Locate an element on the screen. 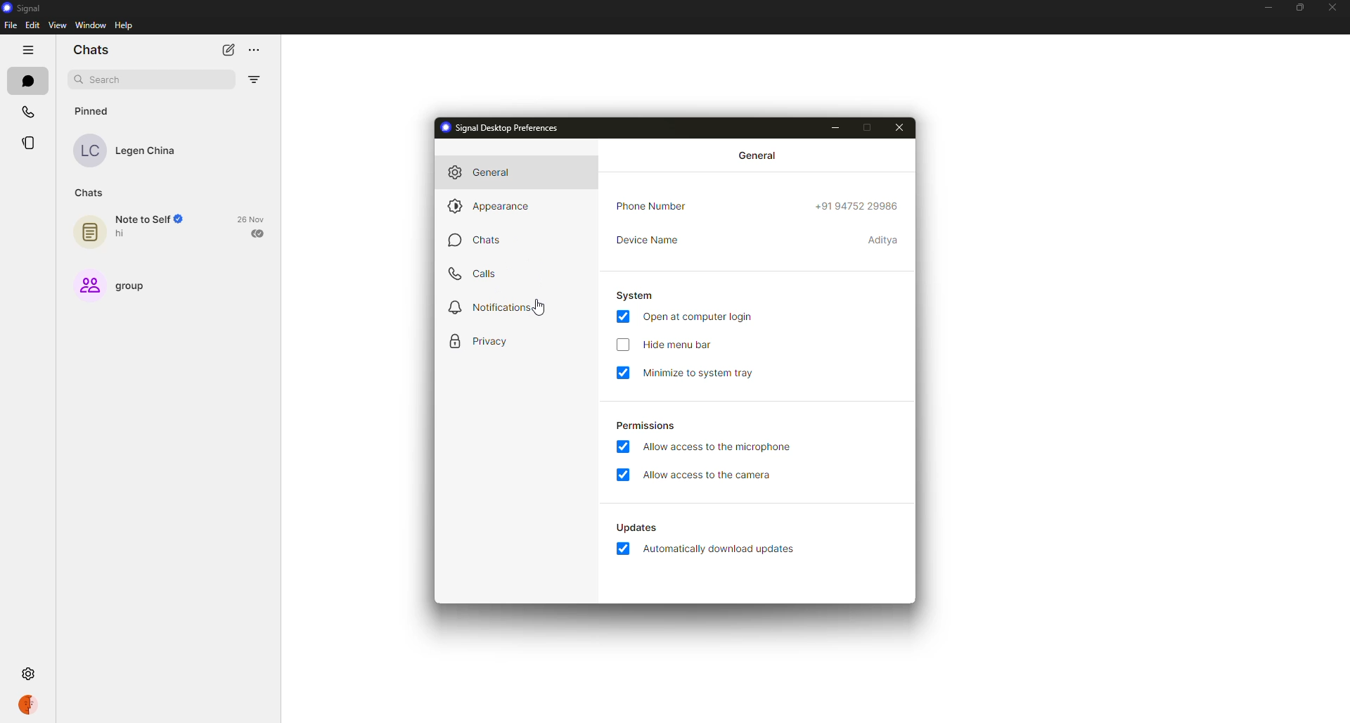  window is located at coordinates (90, 26).